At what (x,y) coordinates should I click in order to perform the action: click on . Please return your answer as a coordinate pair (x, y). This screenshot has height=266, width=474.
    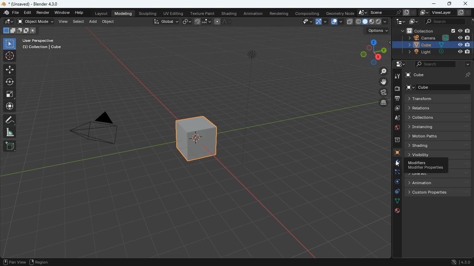
    Looking at the image, I should click on (459, 45).